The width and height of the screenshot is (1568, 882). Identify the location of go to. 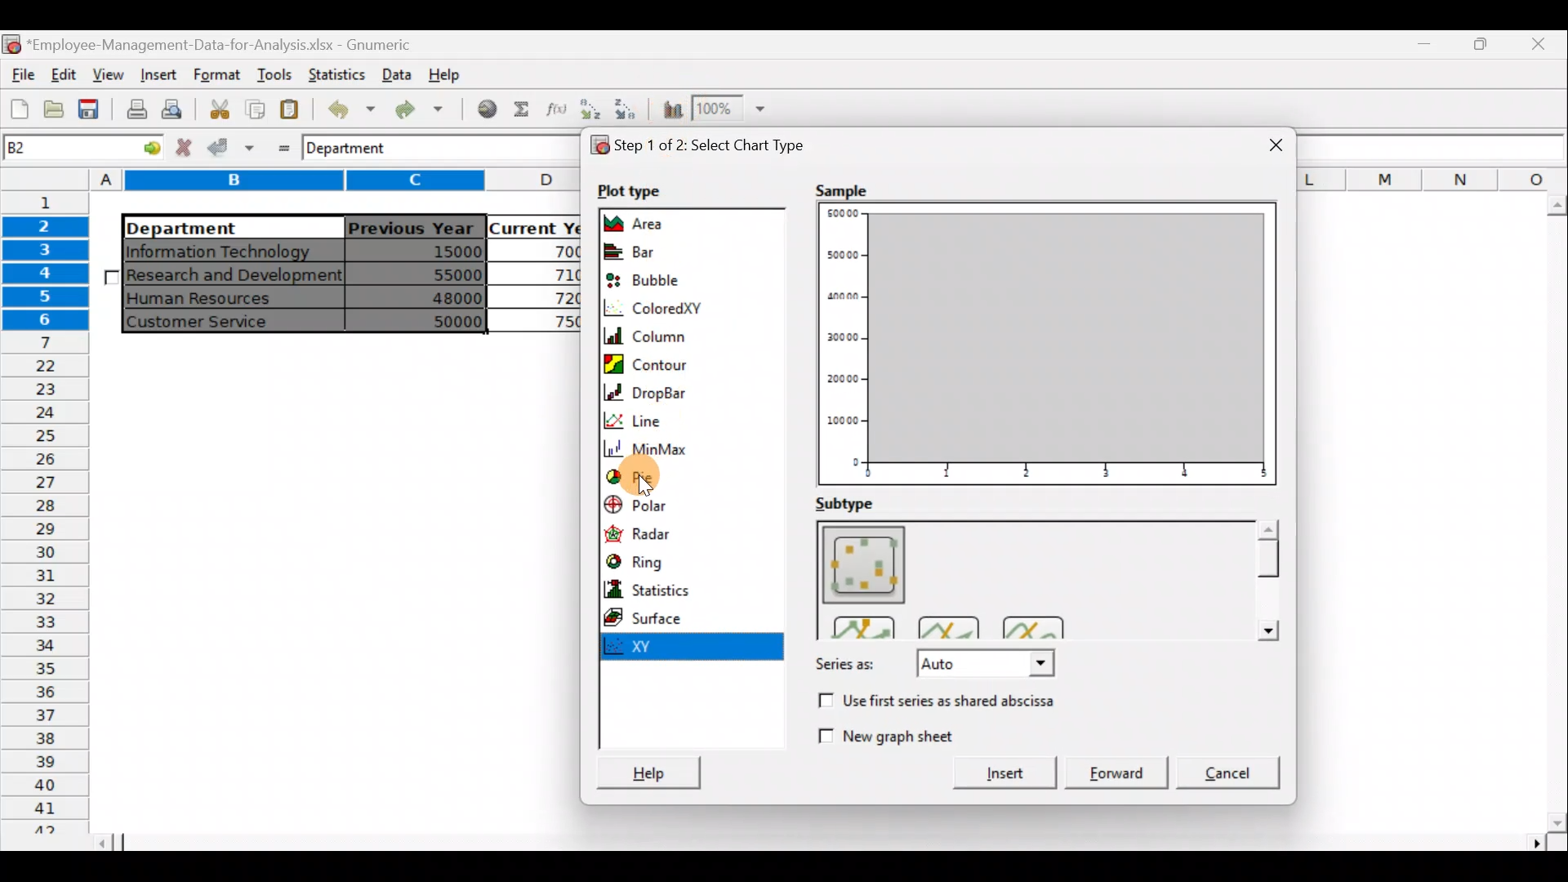
(142, 149).